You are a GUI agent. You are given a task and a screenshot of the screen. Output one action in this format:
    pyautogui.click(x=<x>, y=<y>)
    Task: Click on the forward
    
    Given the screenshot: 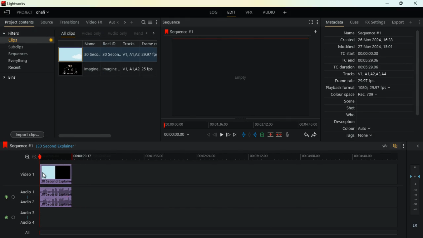 What is the action you would take?
    pyautogui.click(x=228, y=134)
    